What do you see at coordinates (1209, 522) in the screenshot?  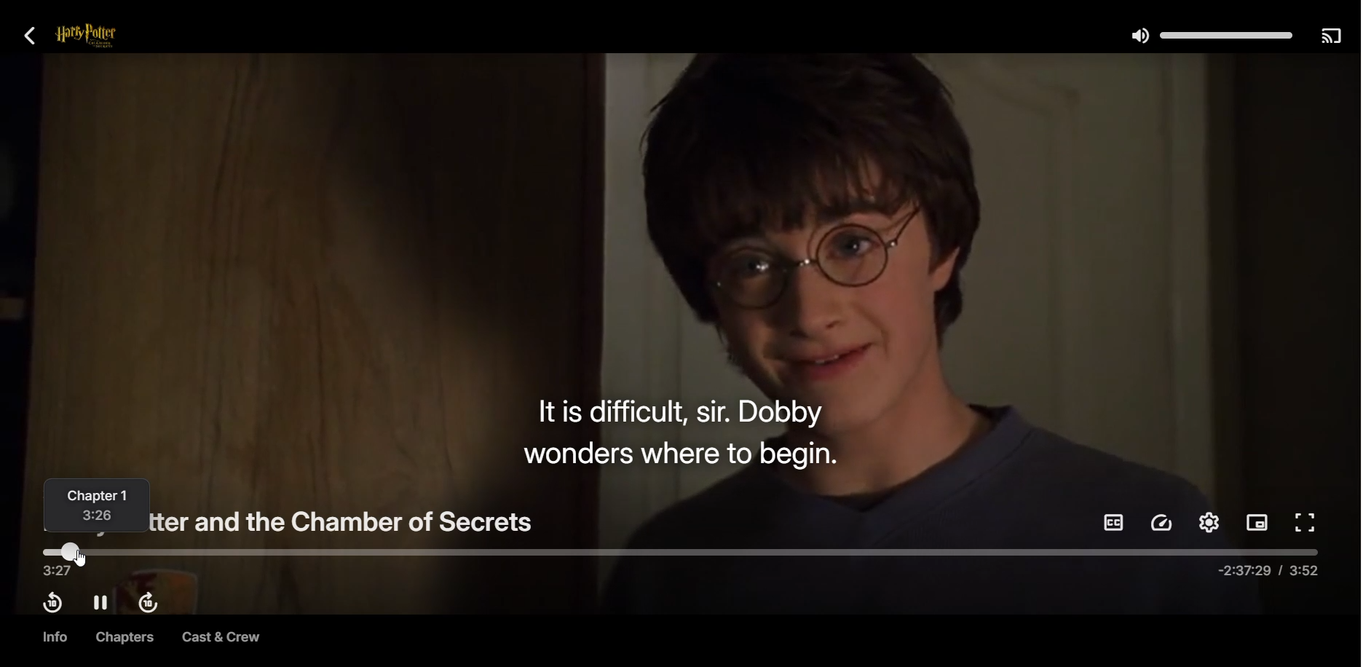 I see `Settings` at bounding box center [1209, 522].